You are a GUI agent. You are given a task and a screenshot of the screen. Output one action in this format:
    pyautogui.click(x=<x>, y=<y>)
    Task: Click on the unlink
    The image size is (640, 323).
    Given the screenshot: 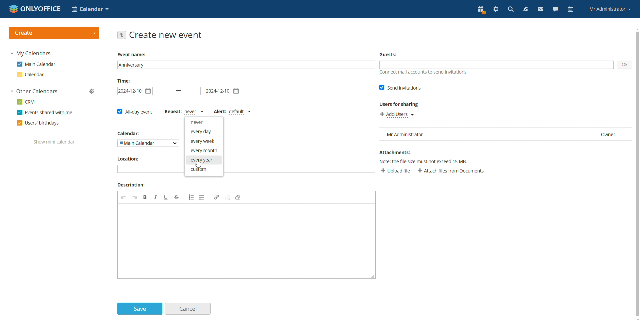 What is the action you would take?
    pyautogui.click(x=228, y=198)
    